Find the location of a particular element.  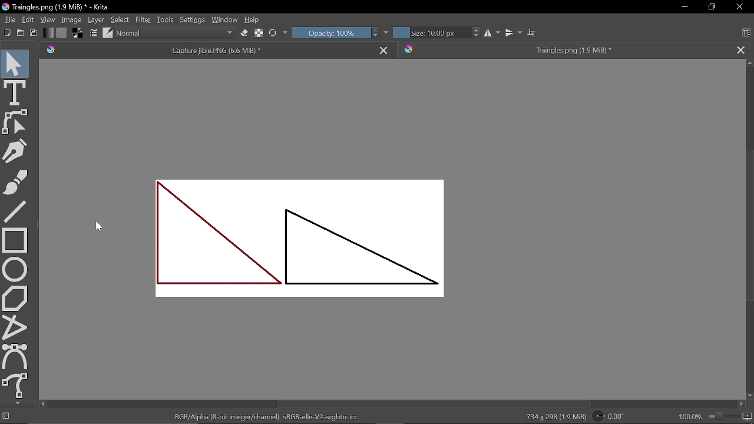

Two triangles is located at coordinates (300, 238).